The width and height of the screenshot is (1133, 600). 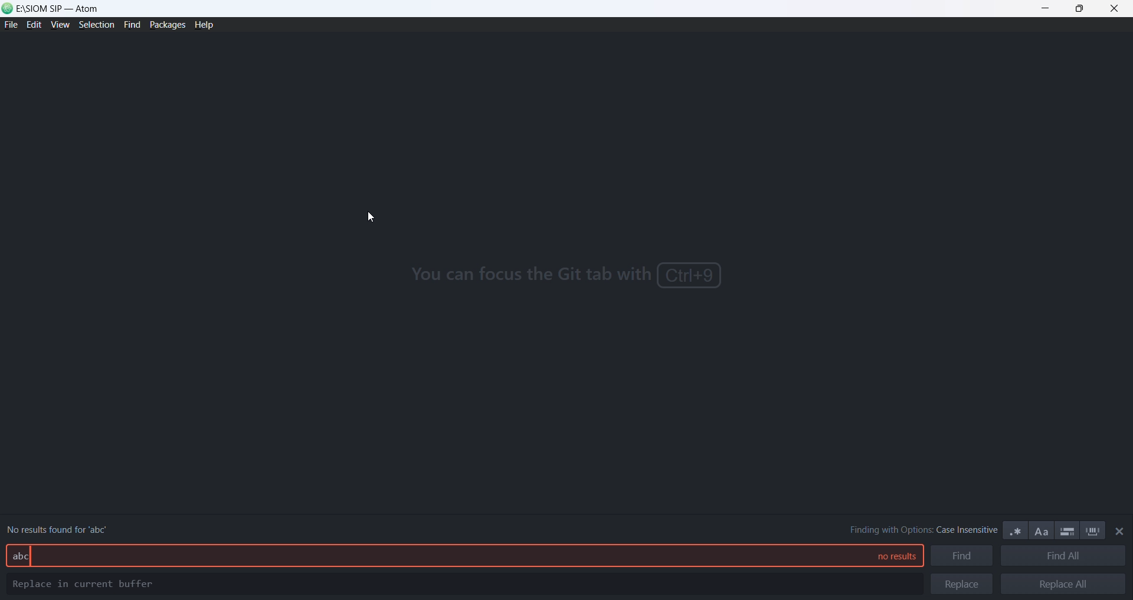 What do you see at coordinates (63, 526) in the screenshot?
I see `no results found for 'abc'` at bounding box center [63, 526].